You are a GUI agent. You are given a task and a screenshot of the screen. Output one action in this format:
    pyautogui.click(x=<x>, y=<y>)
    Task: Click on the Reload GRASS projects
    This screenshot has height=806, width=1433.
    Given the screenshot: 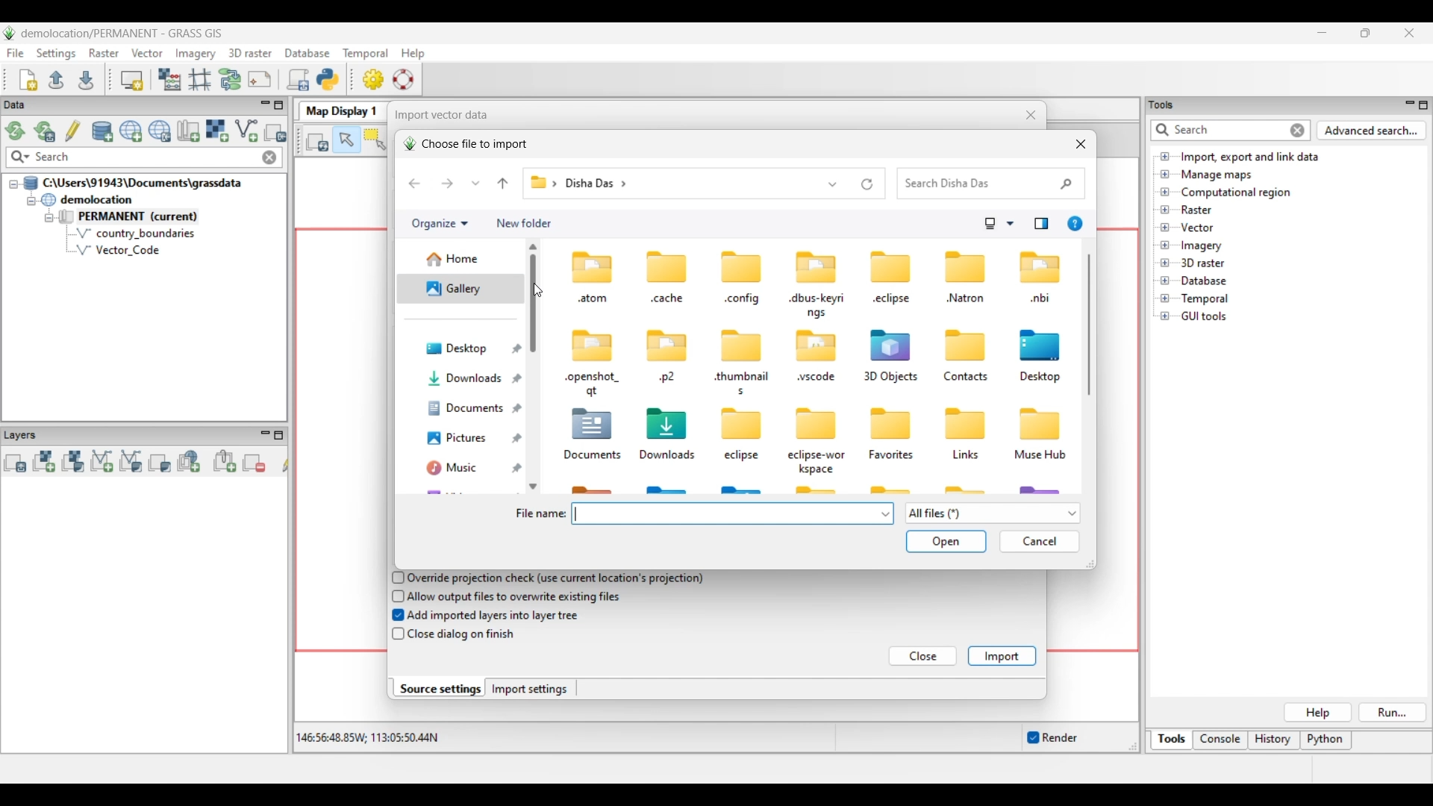 What is the action you would take?
    pyautogui.click(x=16, y=131)
    